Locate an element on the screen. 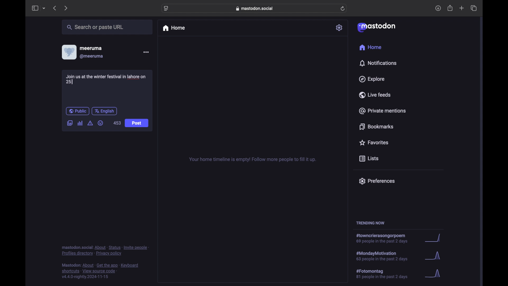 Image resolution: width=508 pixels, height=286 pixels. live feeds is located at coordinates (375, 95).